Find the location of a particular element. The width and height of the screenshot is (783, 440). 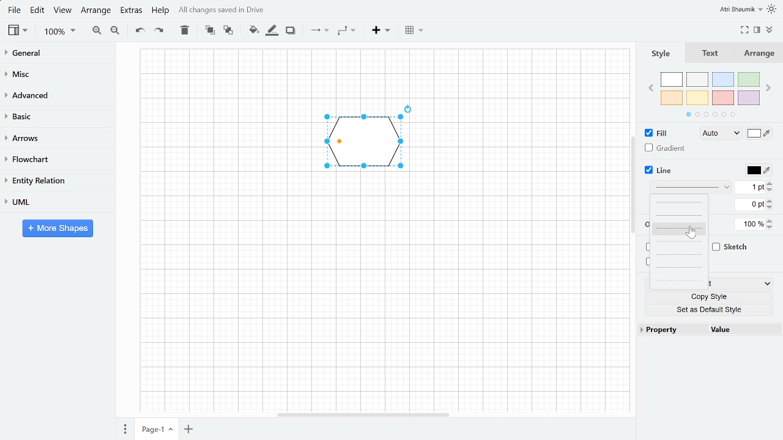

Dashed 3  is located at coordinates (679, 241).